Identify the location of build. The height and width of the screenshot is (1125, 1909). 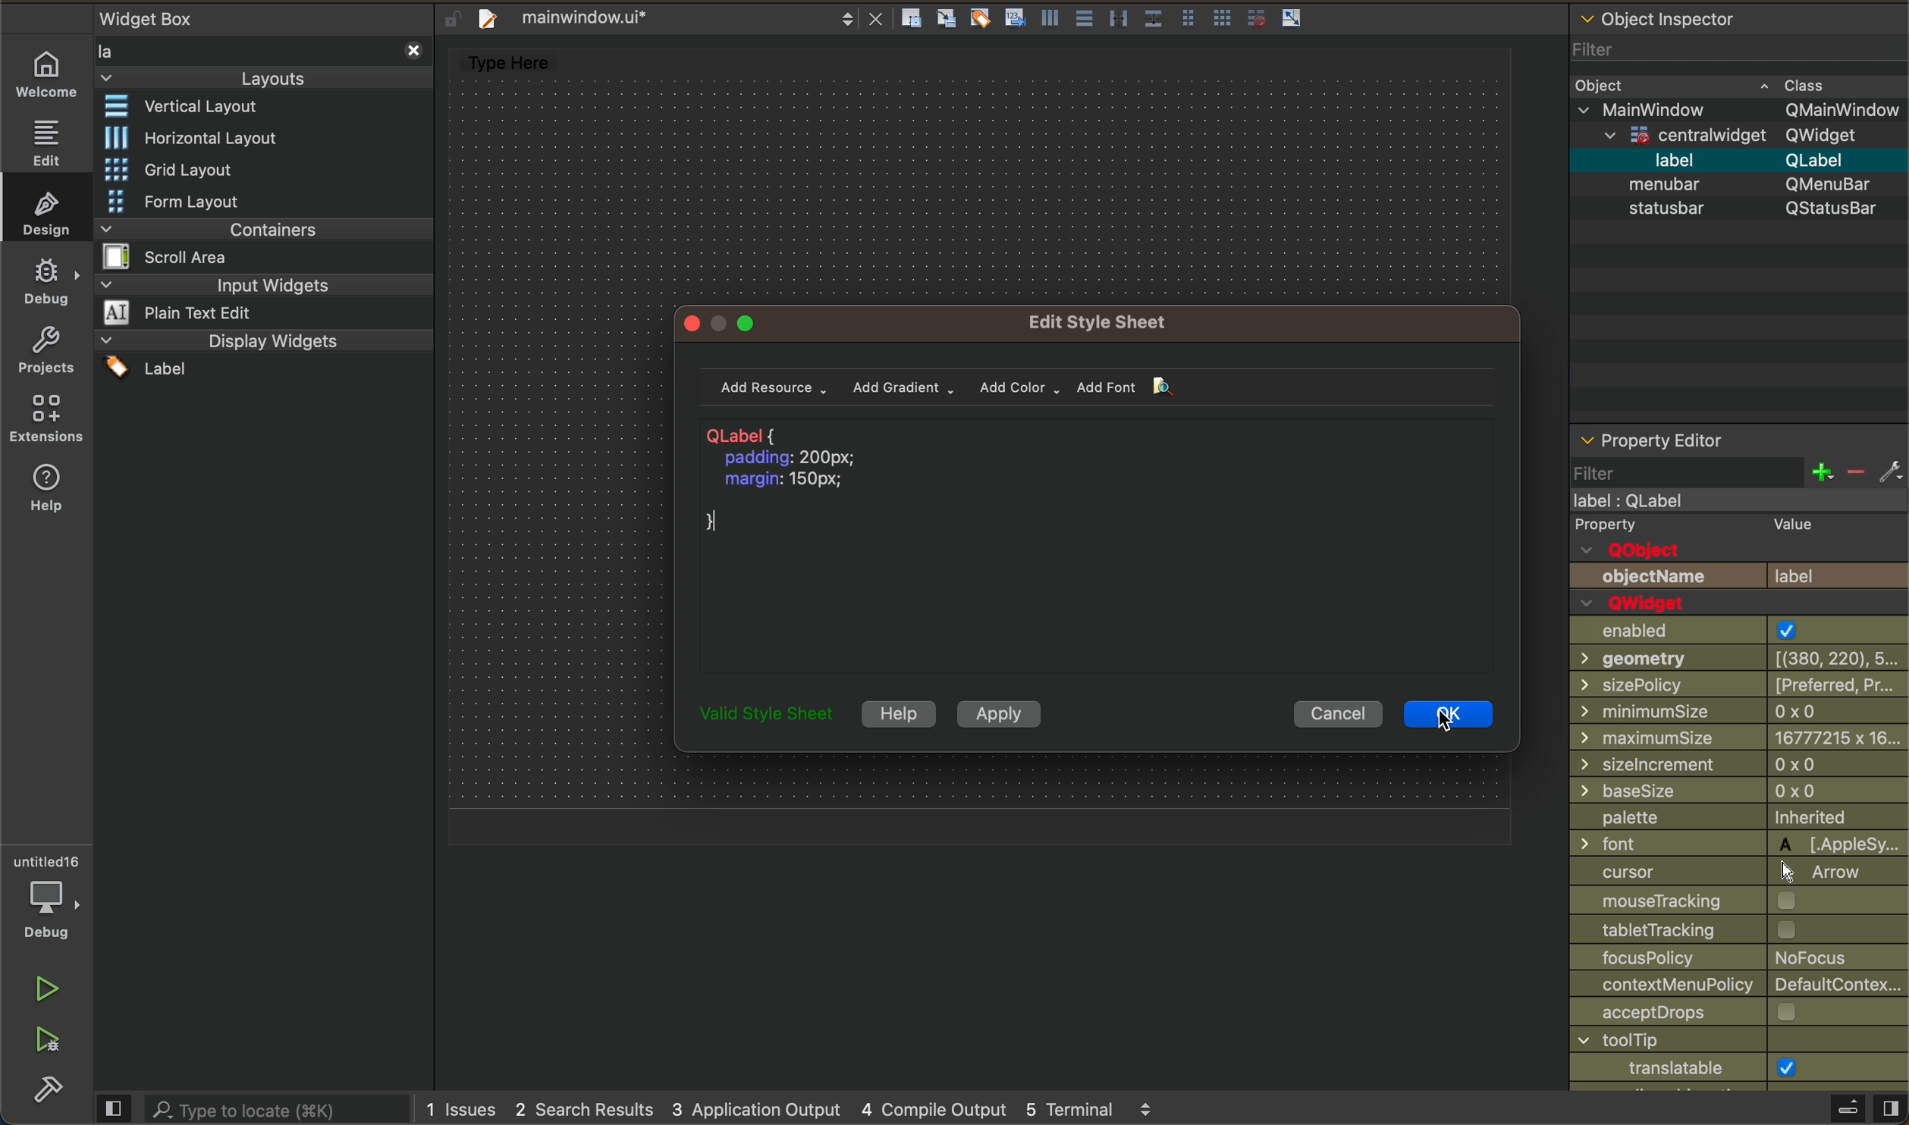
(49, 1092).